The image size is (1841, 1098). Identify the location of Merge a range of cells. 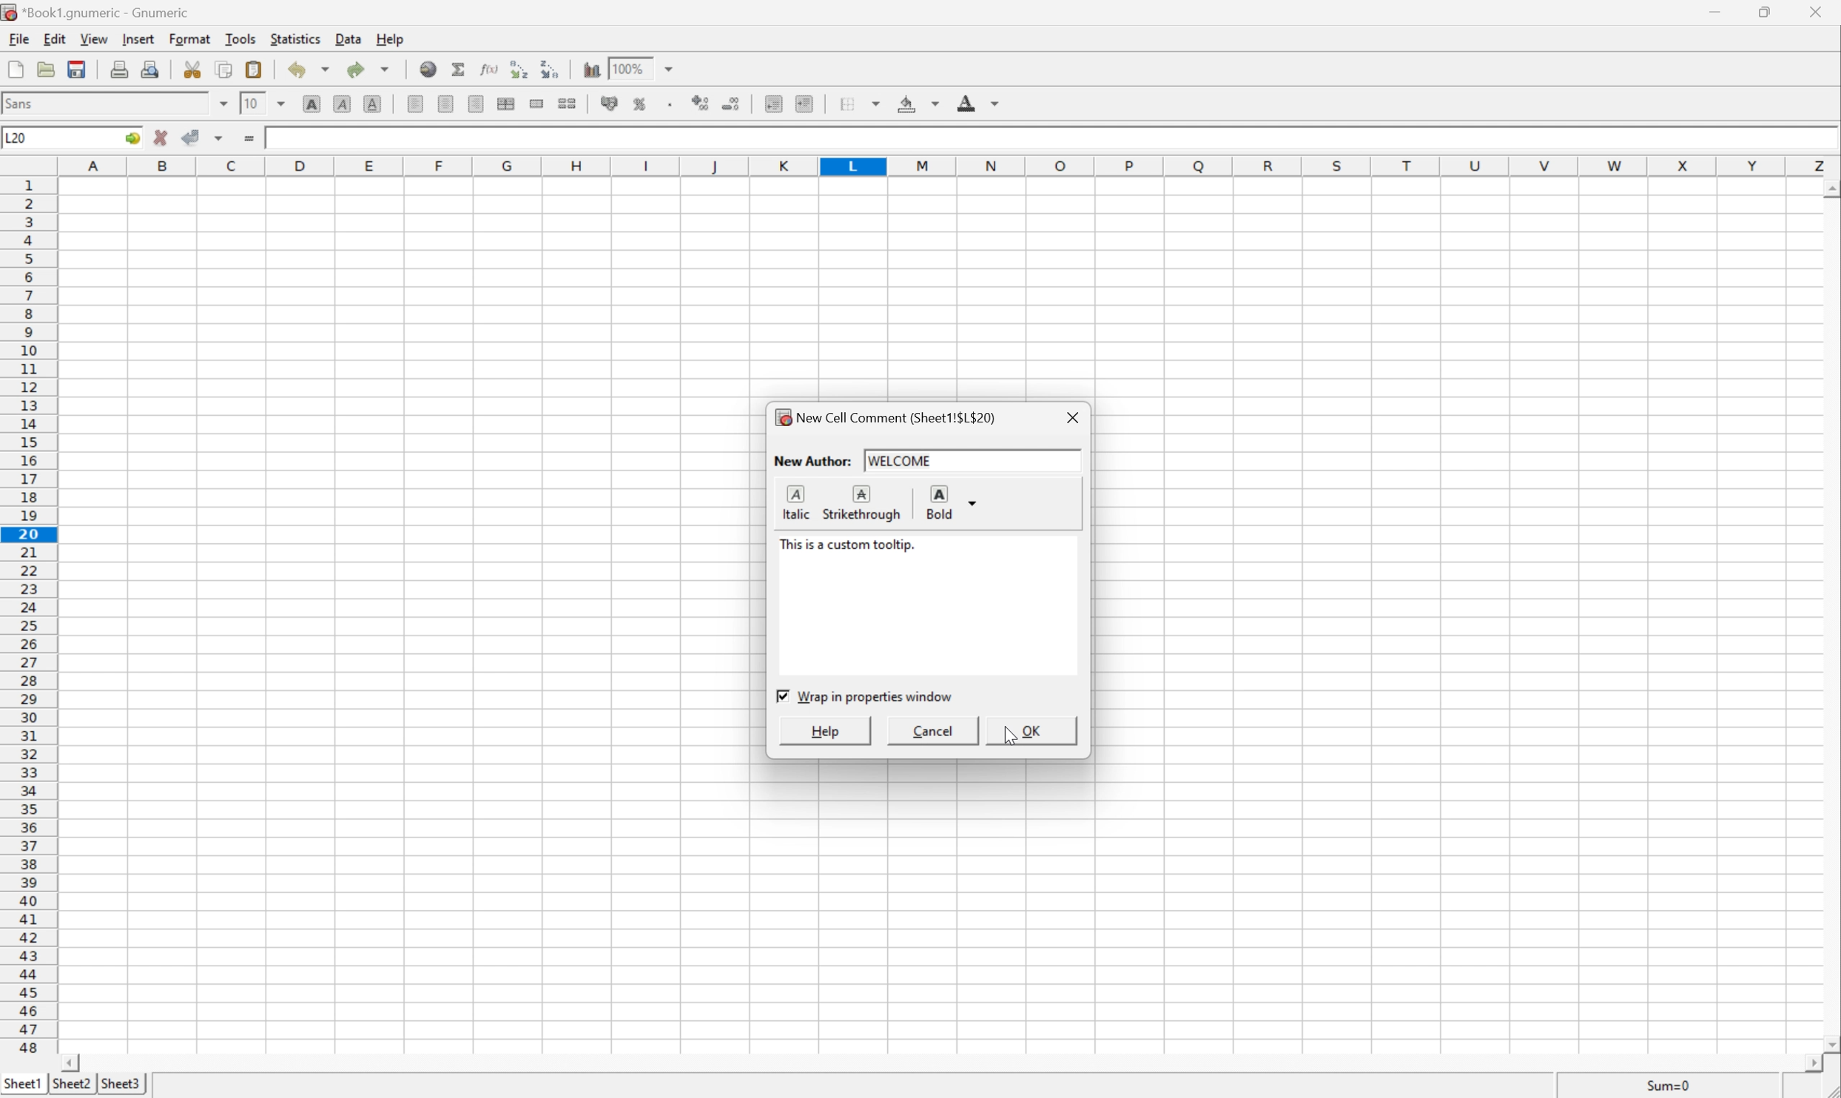
(536, 105).